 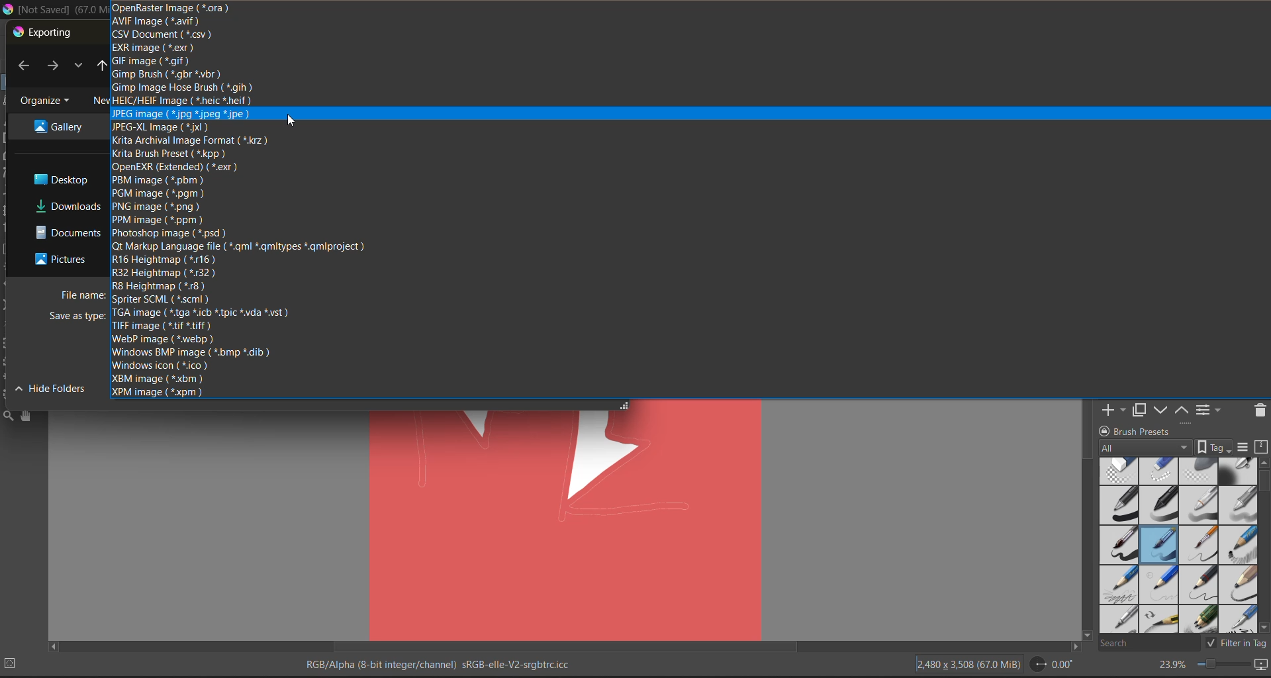 What do you see at coordinates (67, 258) in the screenshot?
I see `file destination` at bounding box center [67, 258].